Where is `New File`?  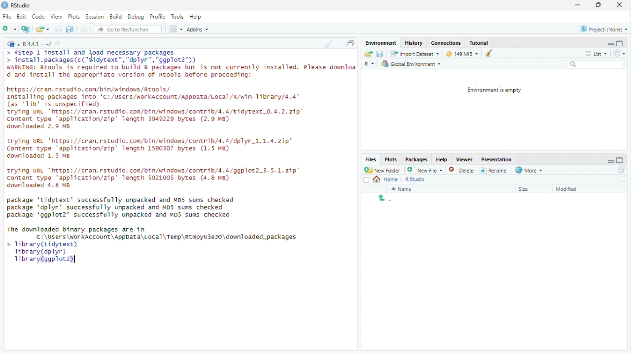 New File is located at coordinates (424, 170).